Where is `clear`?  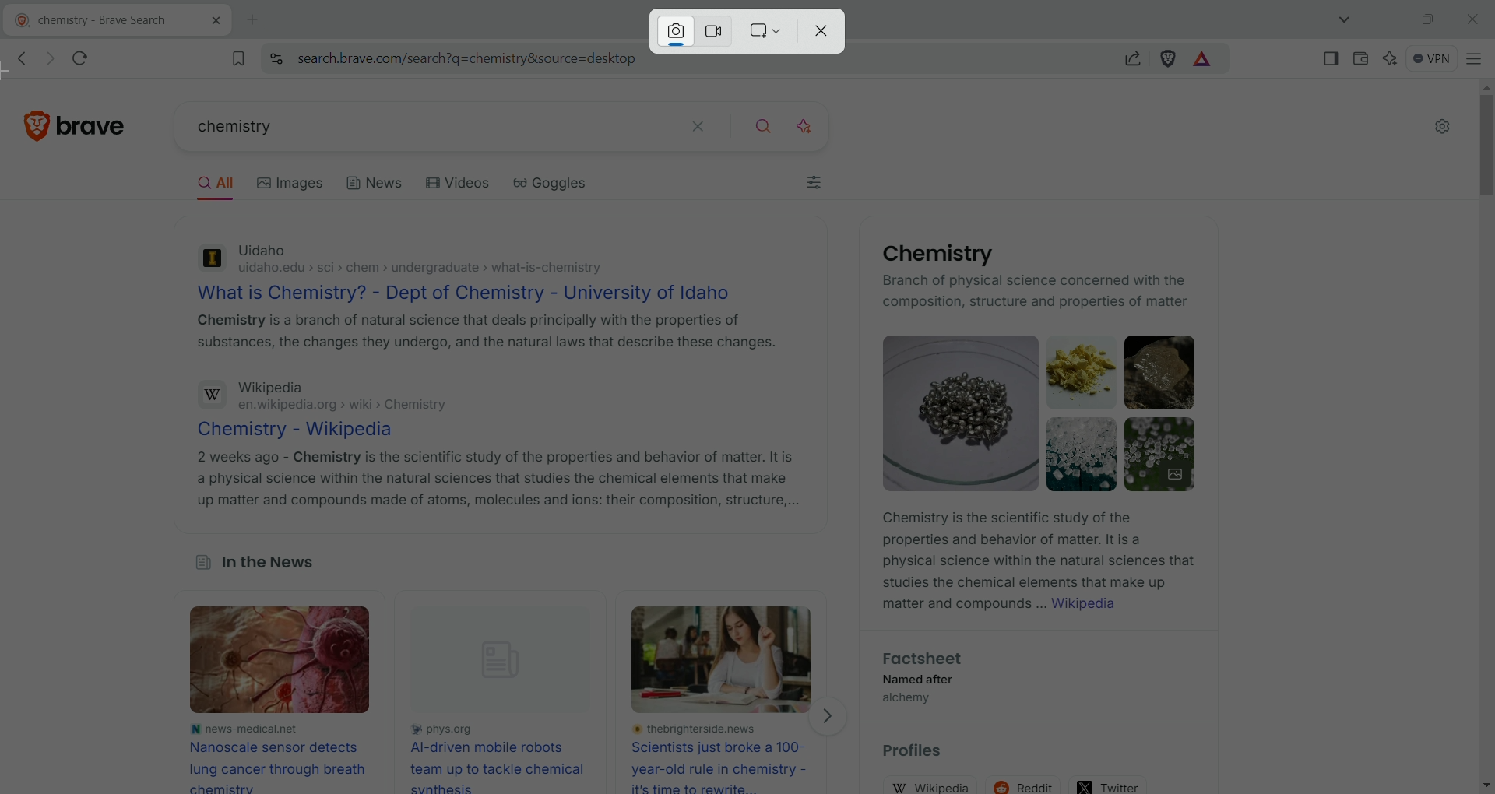 clear is located at coordinates (699, 125).